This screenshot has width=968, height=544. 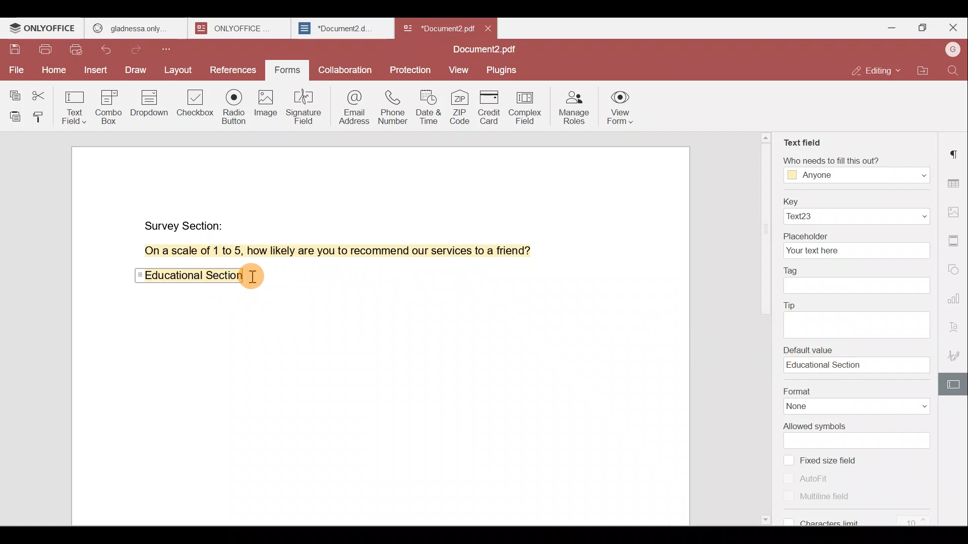 What do you see at coordinates (265, 106) in the screenshot?
I see `Image` at bounding box center [265, 106].